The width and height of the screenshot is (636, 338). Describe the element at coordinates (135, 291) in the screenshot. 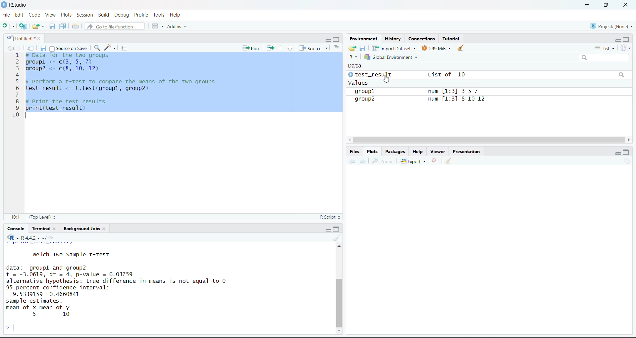

I see `data: groupl and group?
t = -3.0619, df = 4, p-value = 0.03759
alternative hypothesis: true difference in means is not equal to 0
95 percent confidence interval:
-9.5339159 -0.4660841
sample estimates:
mean of x mean of y
5 10` at that location.